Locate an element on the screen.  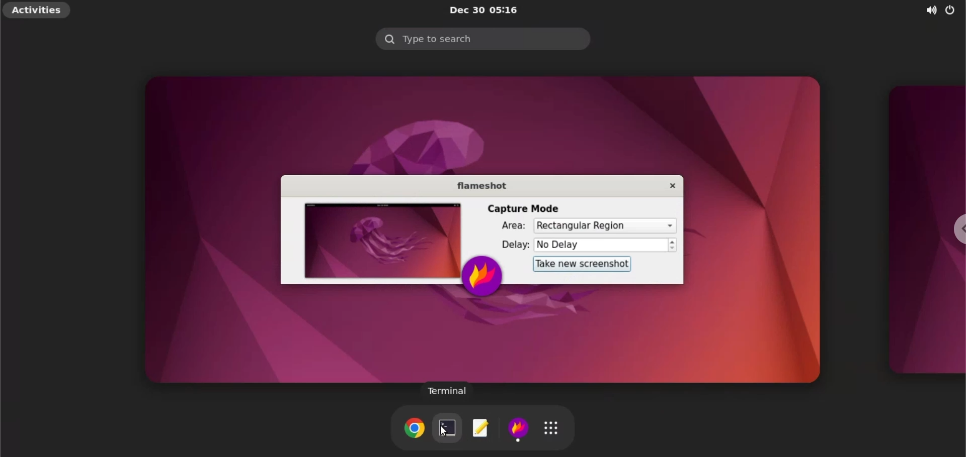
terminal is located at coordinates (448, 393).